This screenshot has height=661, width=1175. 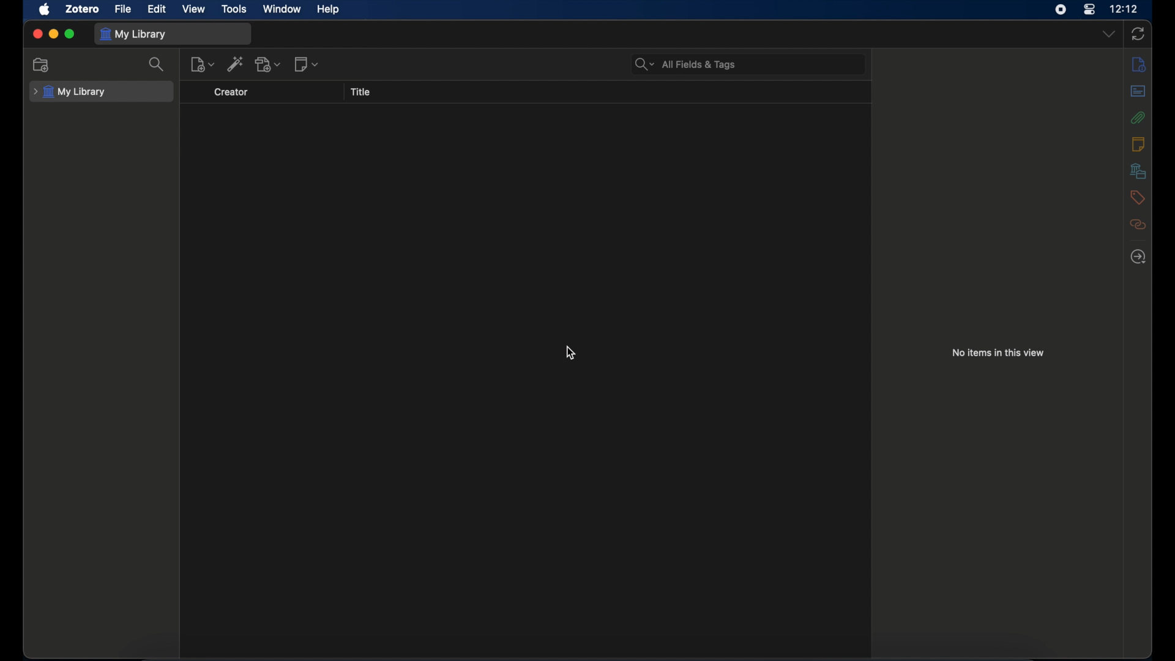 I want to click on add item by identifier, so click(x=236, y=64).